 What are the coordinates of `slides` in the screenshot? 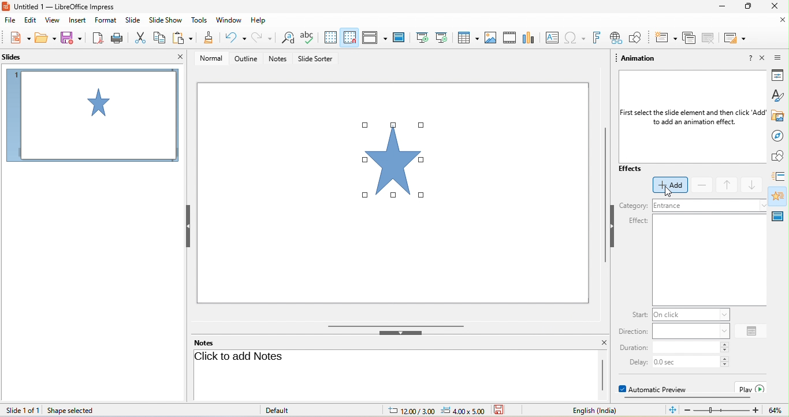 It's located at (18, 57).